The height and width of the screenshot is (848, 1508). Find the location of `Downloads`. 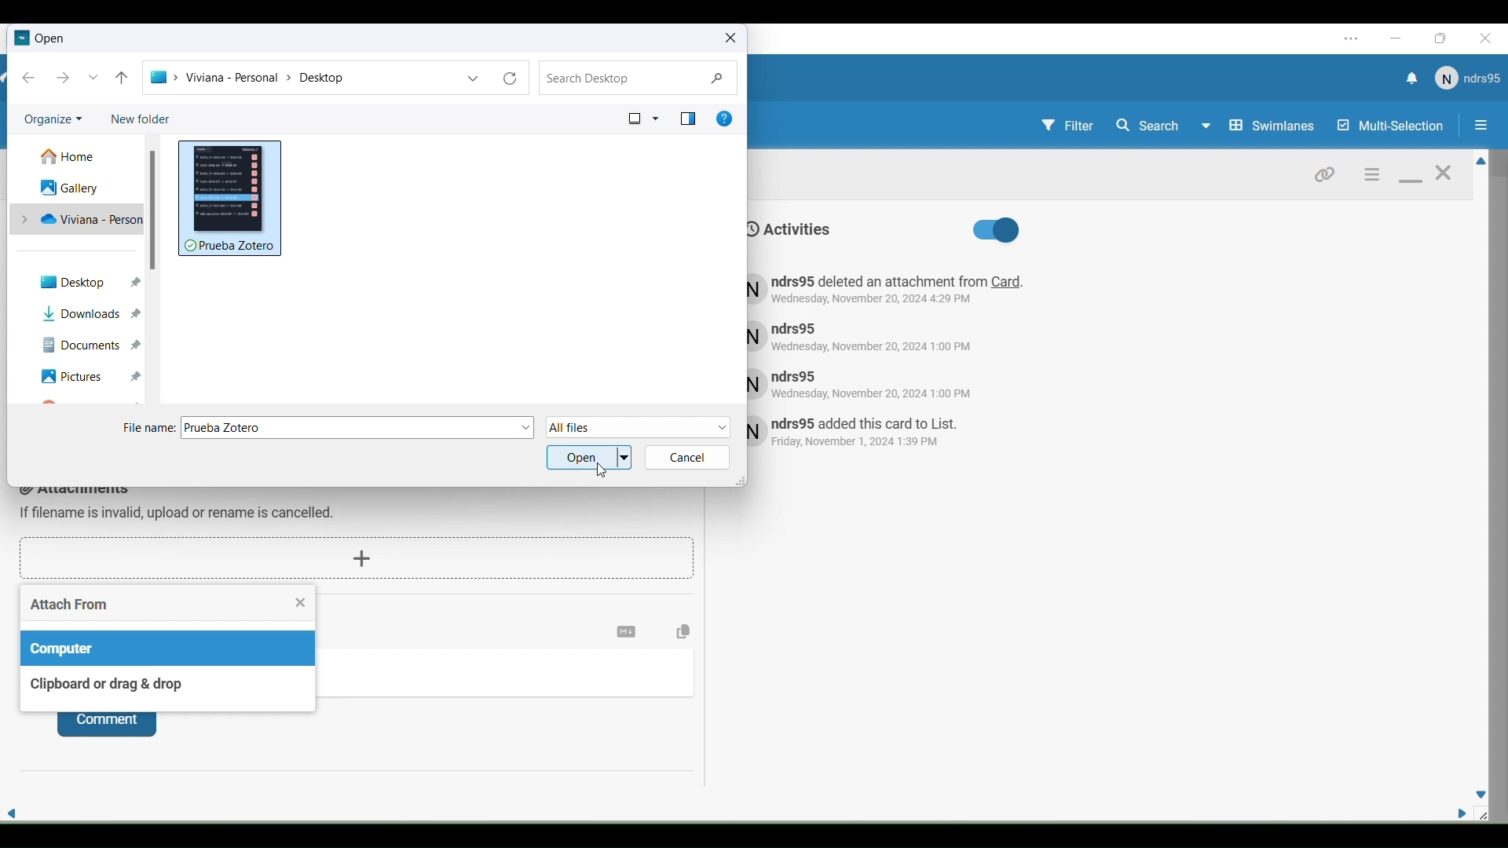

Downloads is located at coordinates (91, 316).